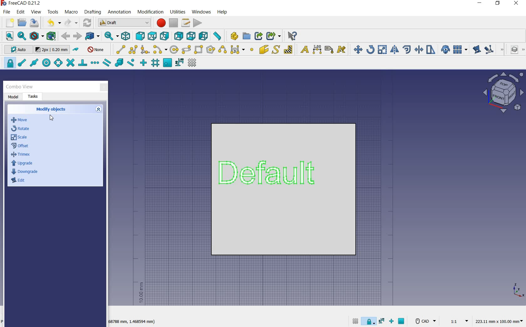  I want to click on stretch, so click(431, 50).